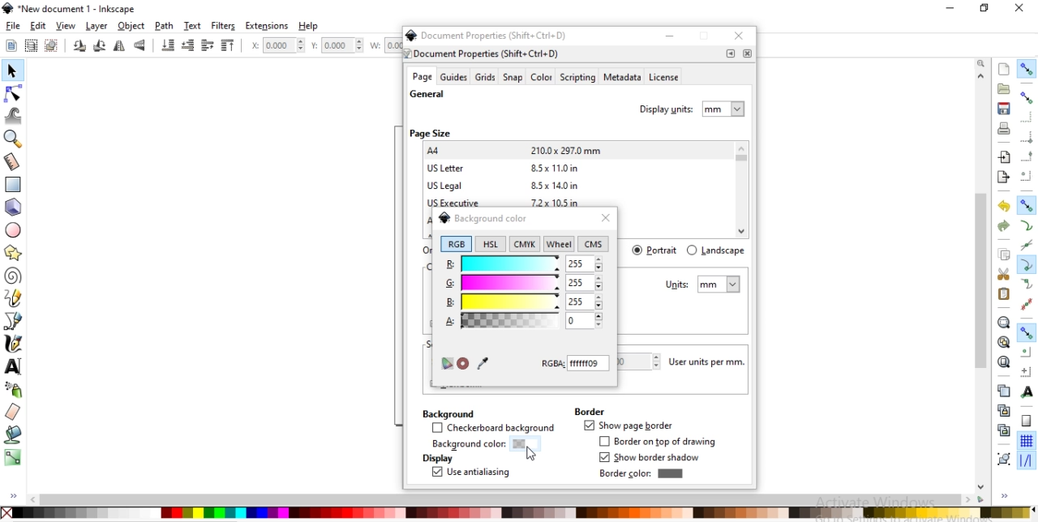  Describe the element at coordinates (523, 263) in the screenshot. I see `r` at that location.